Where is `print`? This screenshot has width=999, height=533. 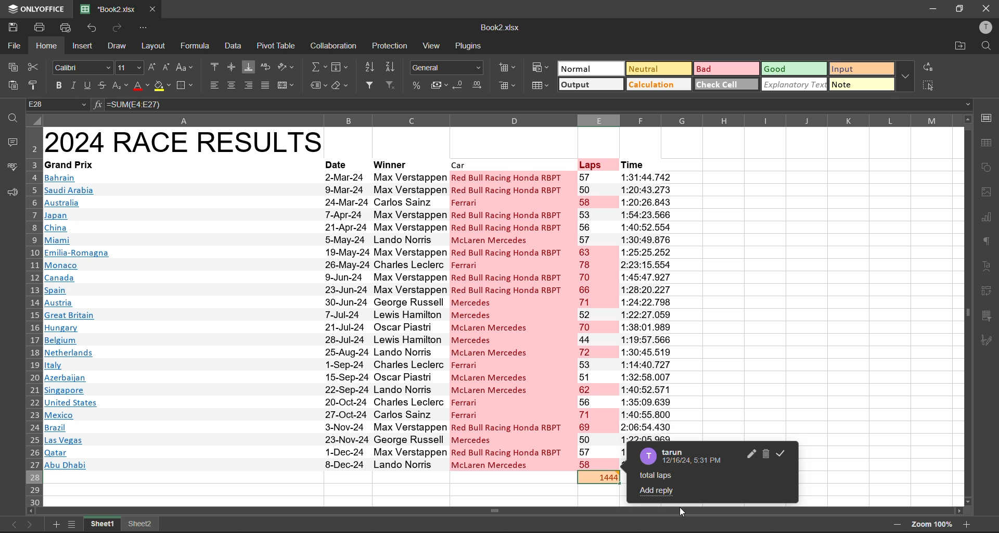 print is located at coordinates (40, 27).